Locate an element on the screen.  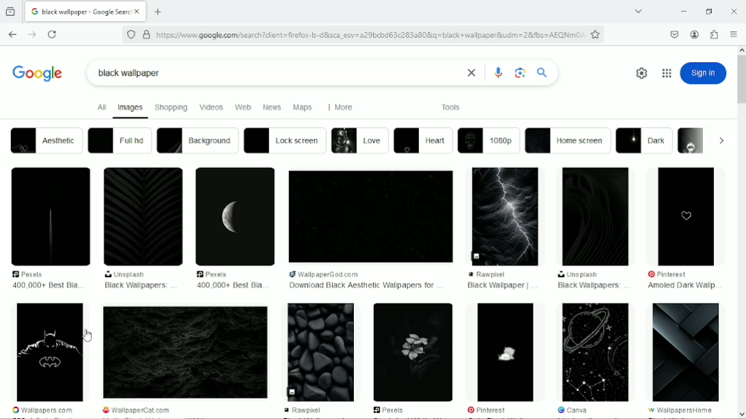
pinterest is located at coordinates (489, 409).